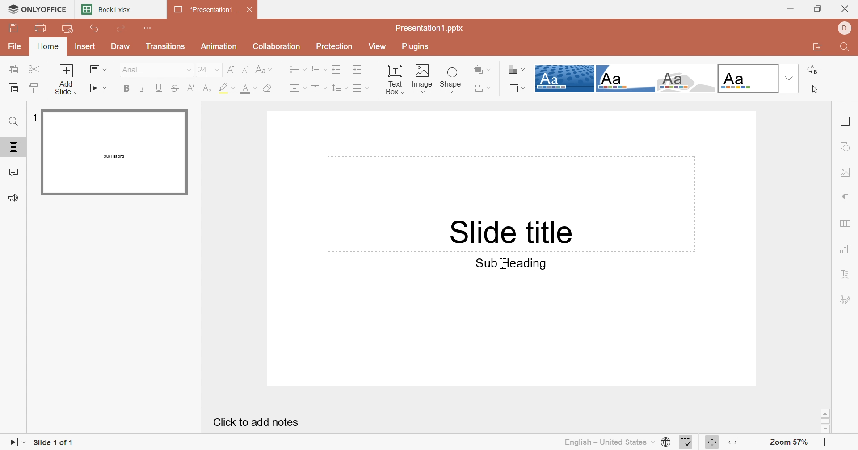 Image resolution: width=858 pixels, height=450 pixels. What do you see at coordinates (394, 78) in the screenshot?
I see `Text Box` at bounding box center [394, 78].